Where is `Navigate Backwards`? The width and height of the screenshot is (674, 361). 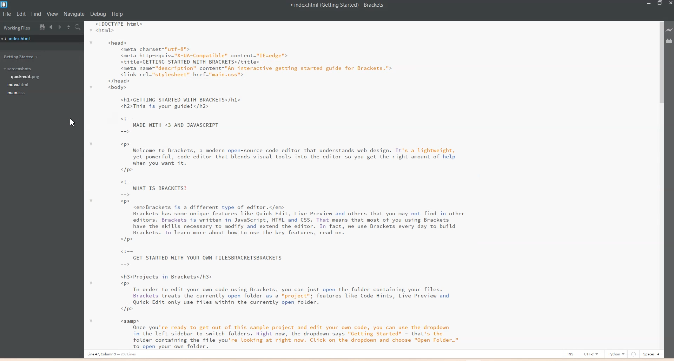 Navigate Backwards is located at coordinates (52, 27).